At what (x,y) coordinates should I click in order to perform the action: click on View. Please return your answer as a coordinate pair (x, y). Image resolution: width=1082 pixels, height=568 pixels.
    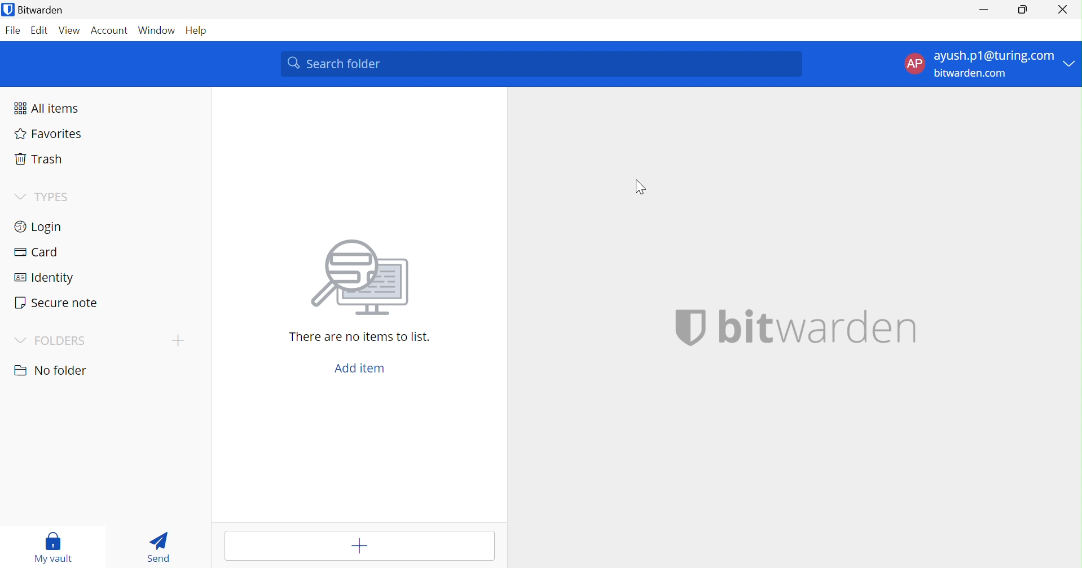
    Looking at the image, I should click on (69, 31).